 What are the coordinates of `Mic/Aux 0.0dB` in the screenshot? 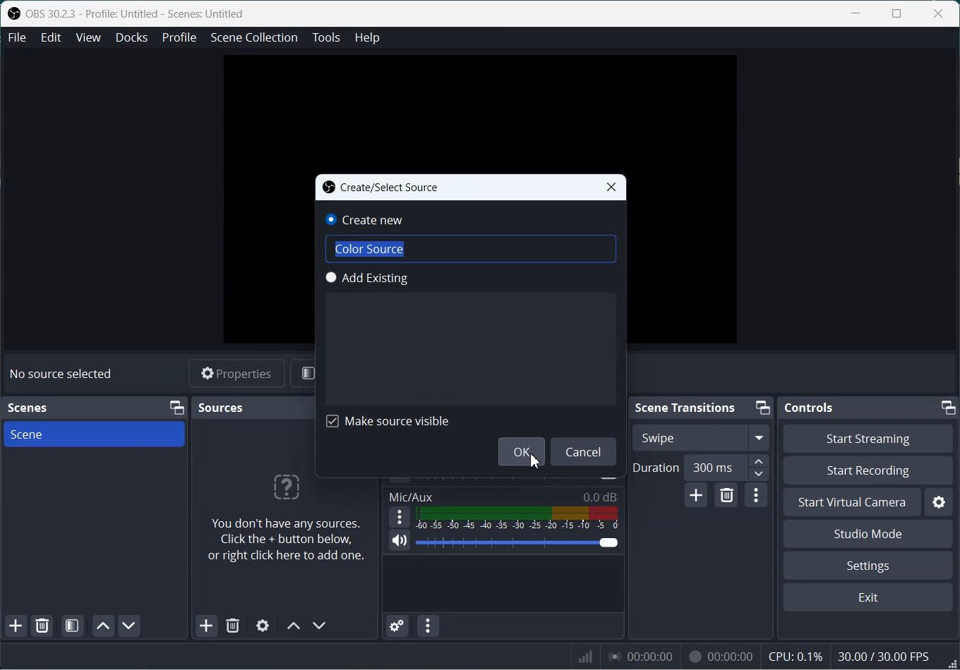 It's located at (503, 497).